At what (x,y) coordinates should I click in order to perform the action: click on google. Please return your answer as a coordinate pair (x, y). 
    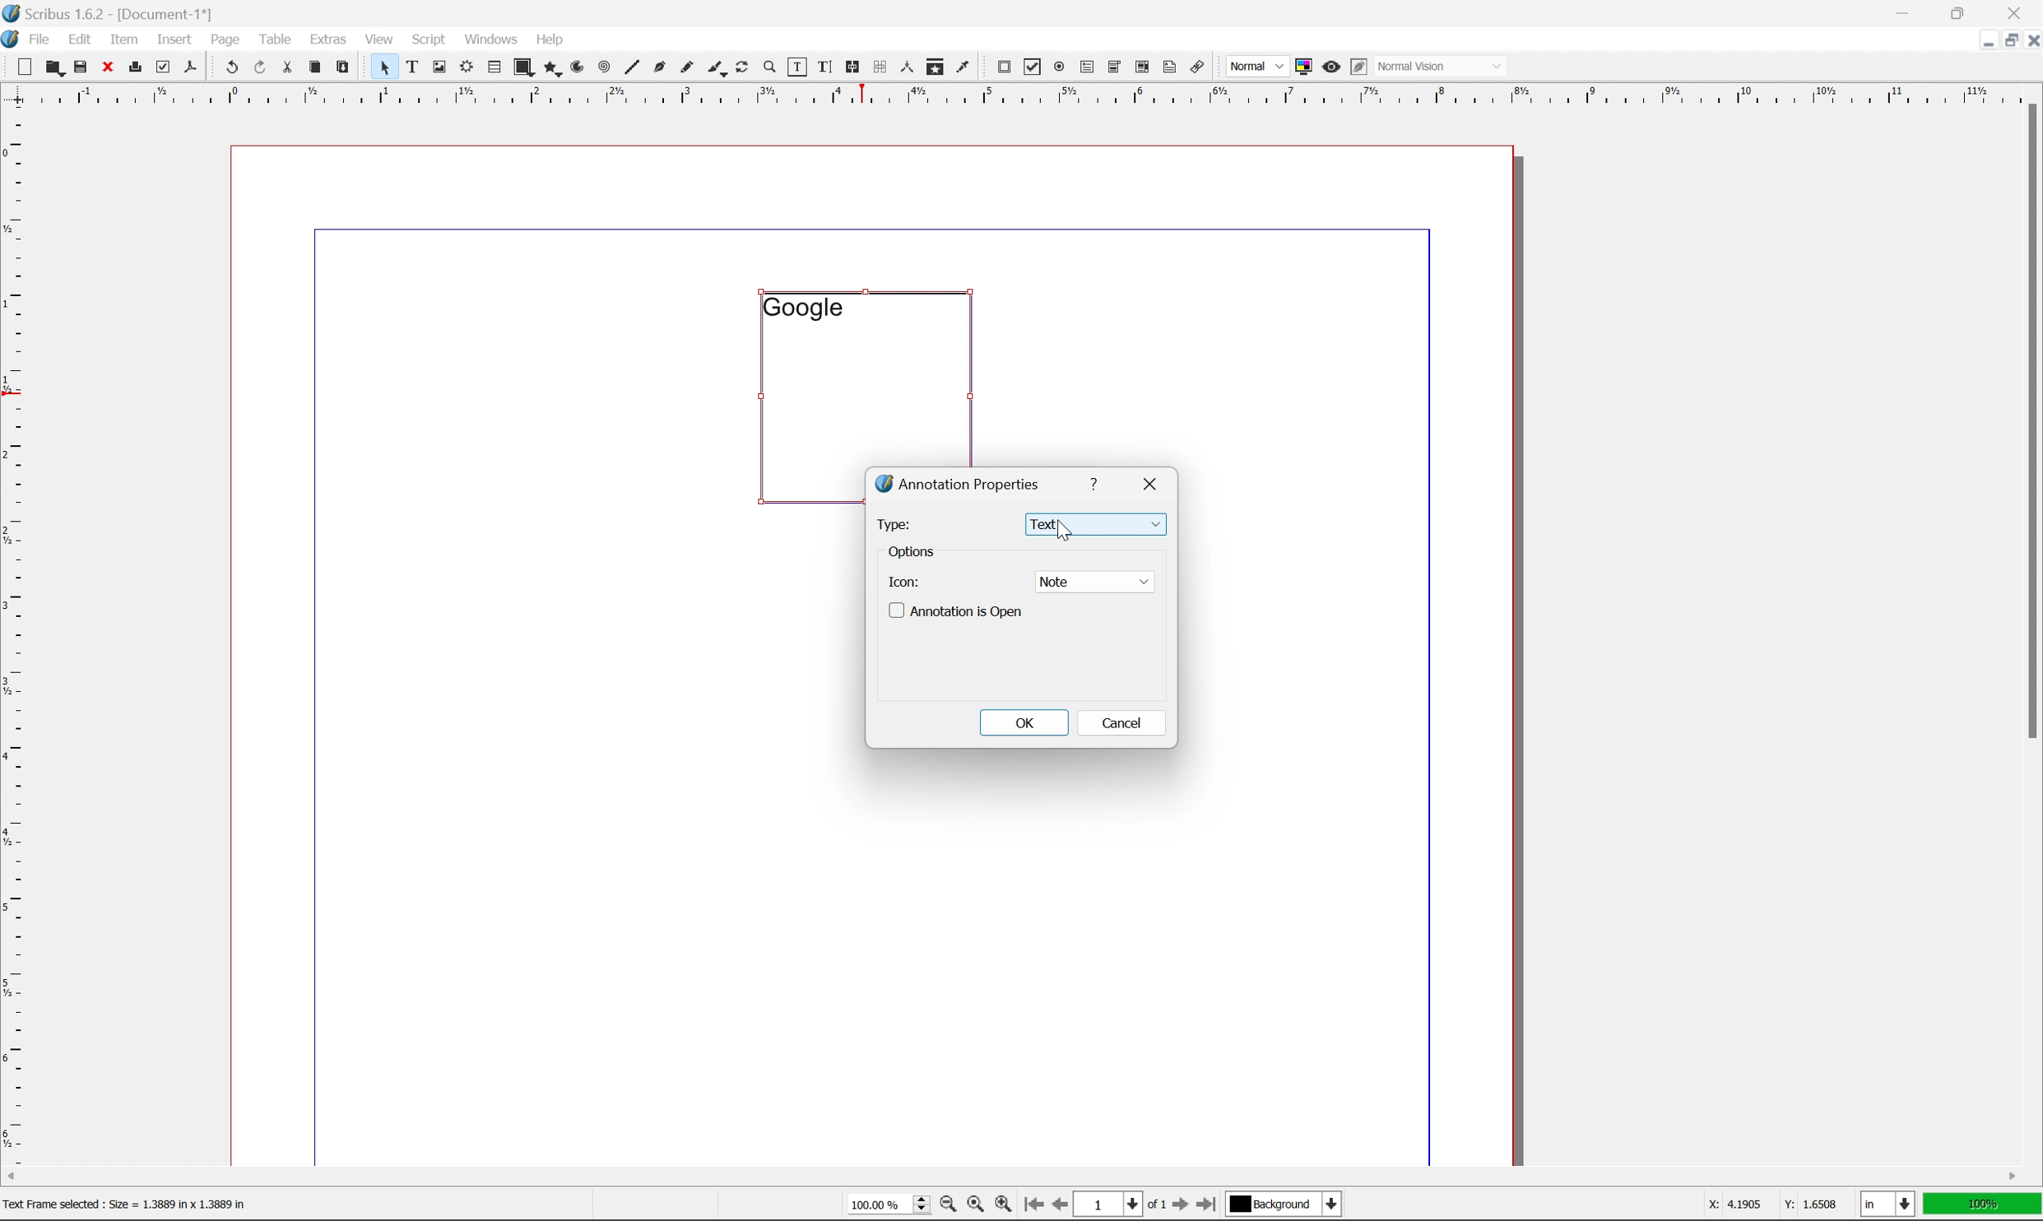
    Looking at the image, I should click on (802, 307).